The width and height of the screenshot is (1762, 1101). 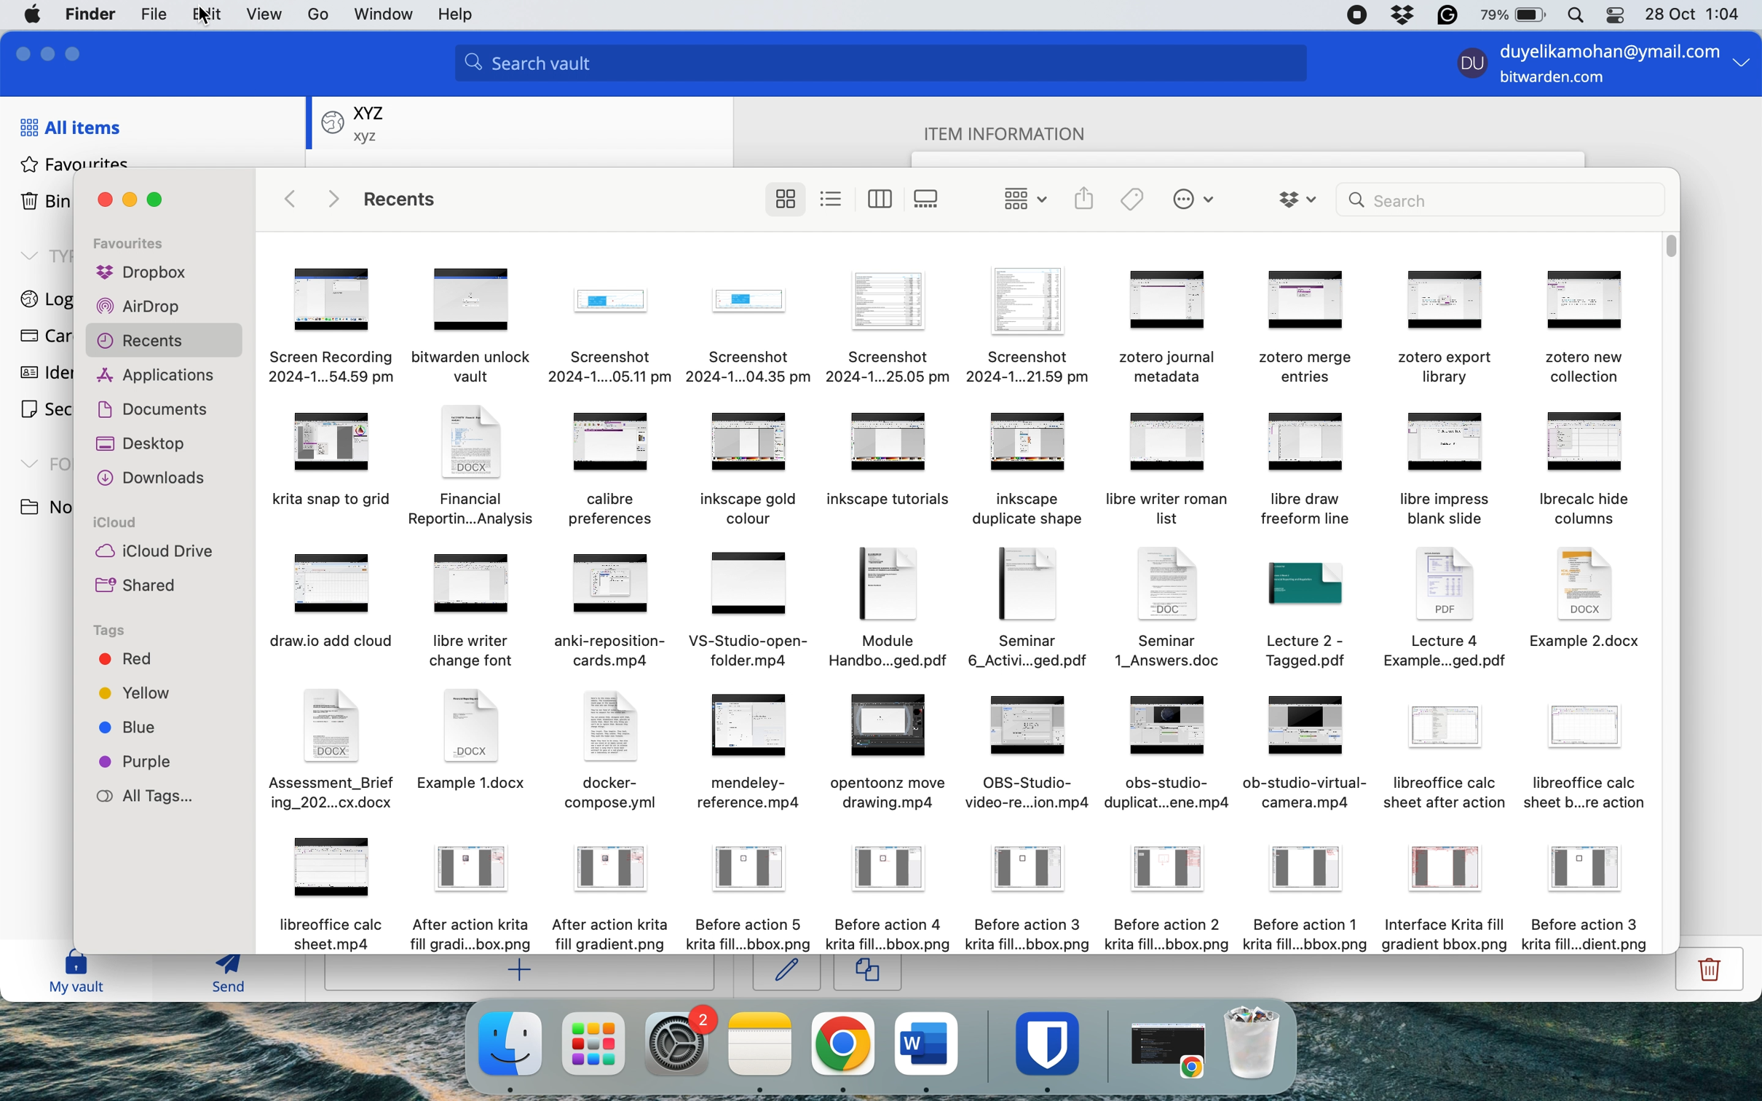 I want to click on perform tasks with selected items, so click(x=1193, y=201).